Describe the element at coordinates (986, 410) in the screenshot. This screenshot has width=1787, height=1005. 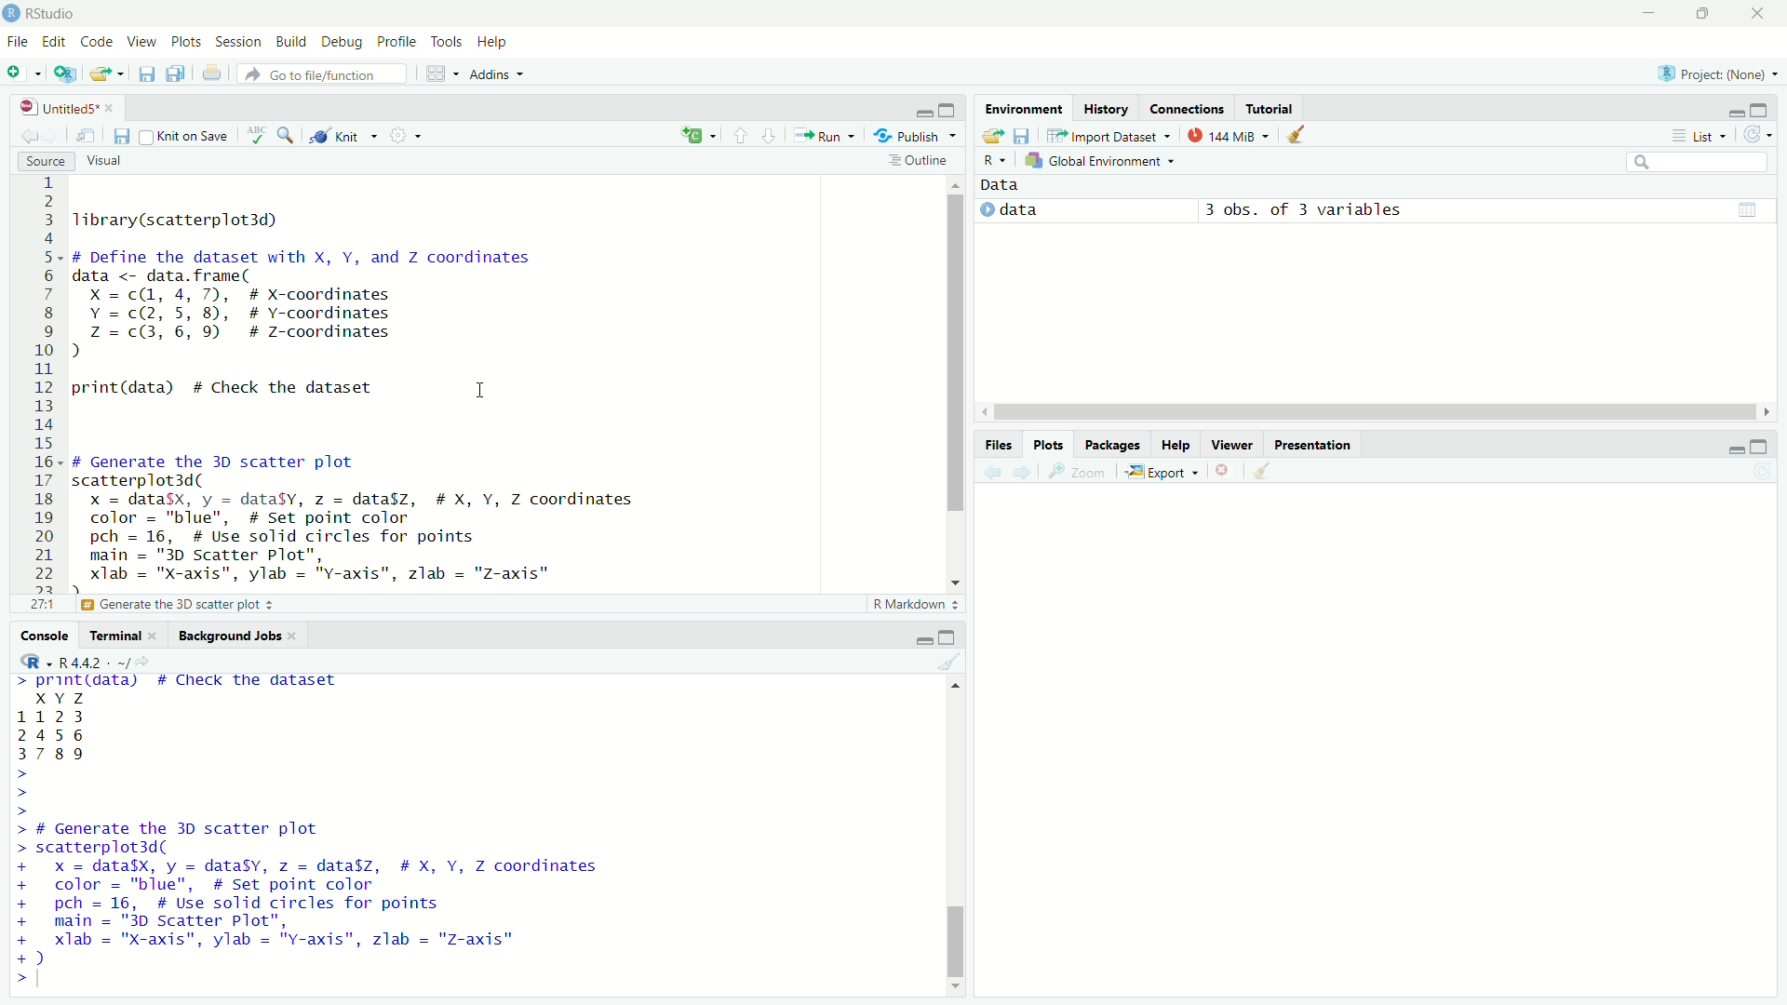
I see `move left` at that location.